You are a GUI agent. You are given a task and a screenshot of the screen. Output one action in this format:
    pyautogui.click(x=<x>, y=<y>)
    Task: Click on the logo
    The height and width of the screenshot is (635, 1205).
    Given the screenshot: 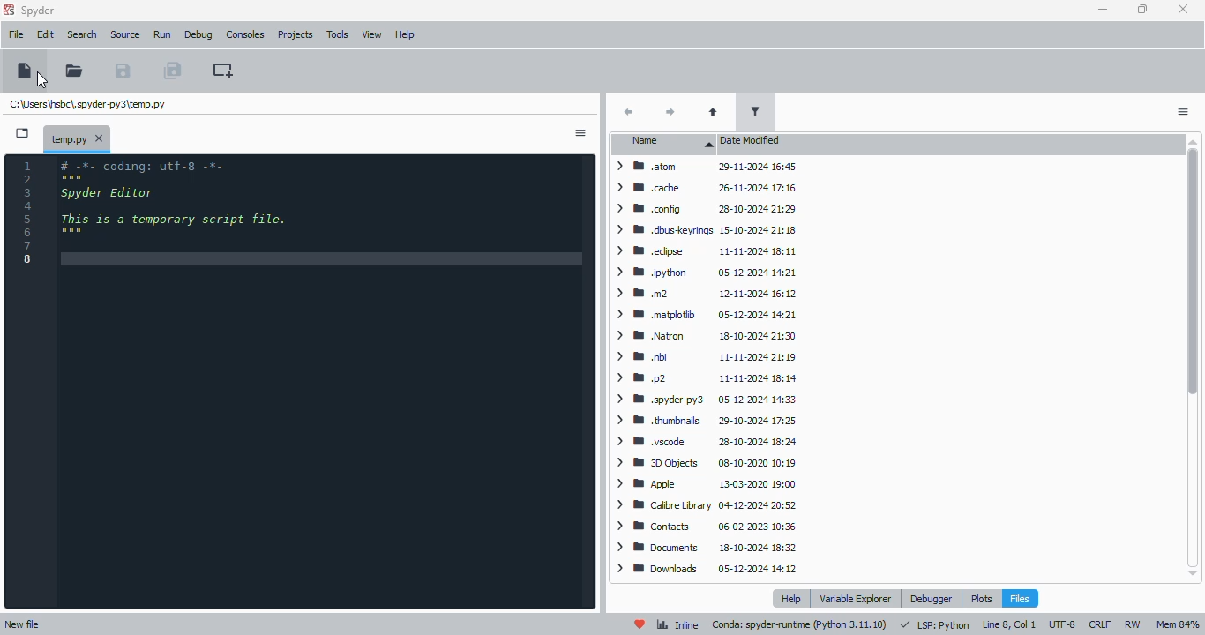 What is the action you would take?
    pyautogui.click(x=8, y=10)
    